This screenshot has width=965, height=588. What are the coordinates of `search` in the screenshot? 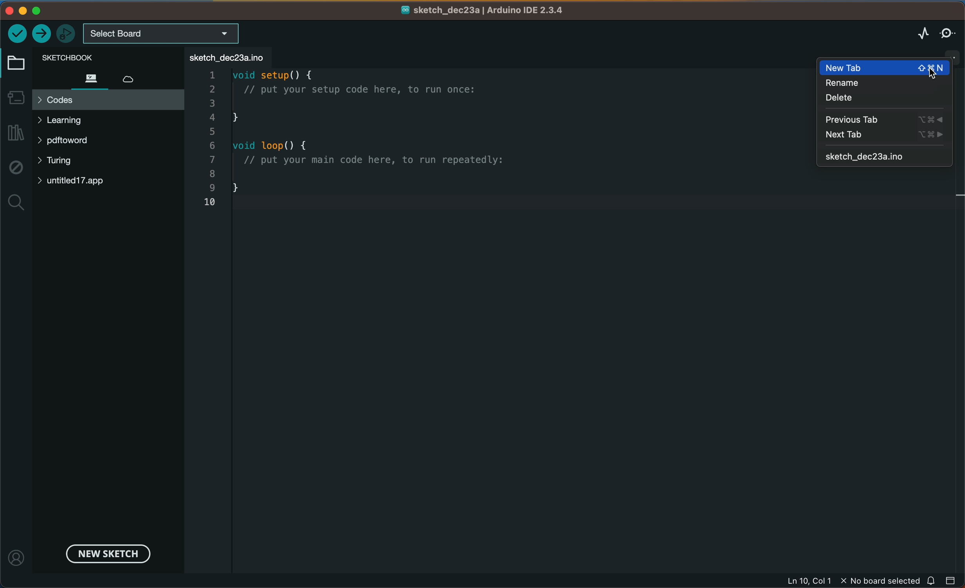 It's located at (16, 203).